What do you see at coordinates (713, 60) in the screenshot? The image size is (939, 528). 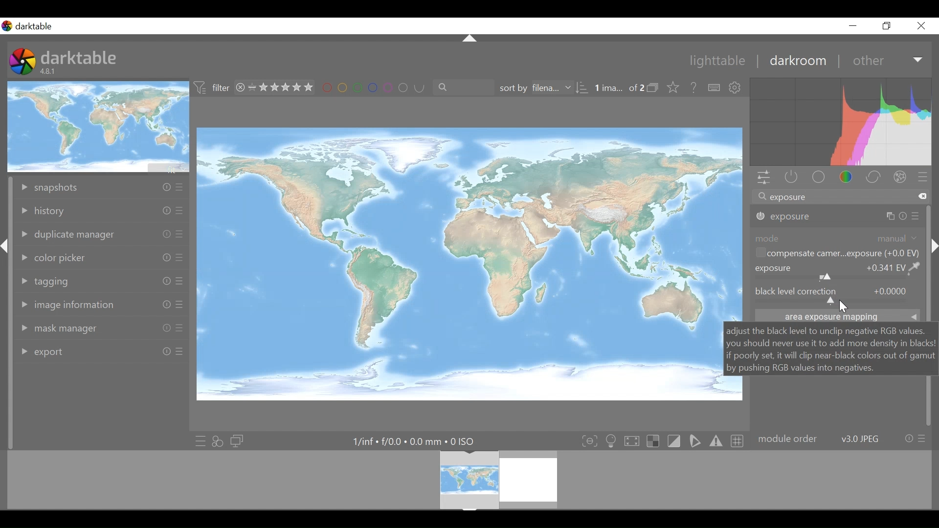 I see `Lightable` at bounding box center [713, 60].